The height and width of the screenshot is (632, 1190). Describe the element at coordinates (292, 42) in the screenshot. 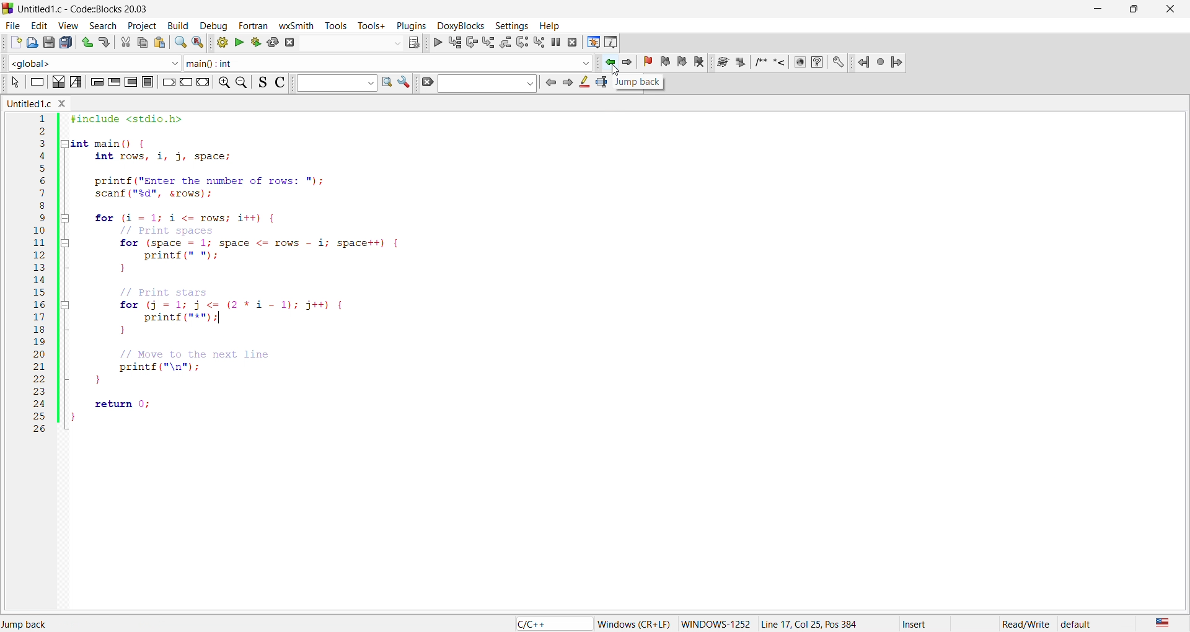

I see `abort ` at that location.